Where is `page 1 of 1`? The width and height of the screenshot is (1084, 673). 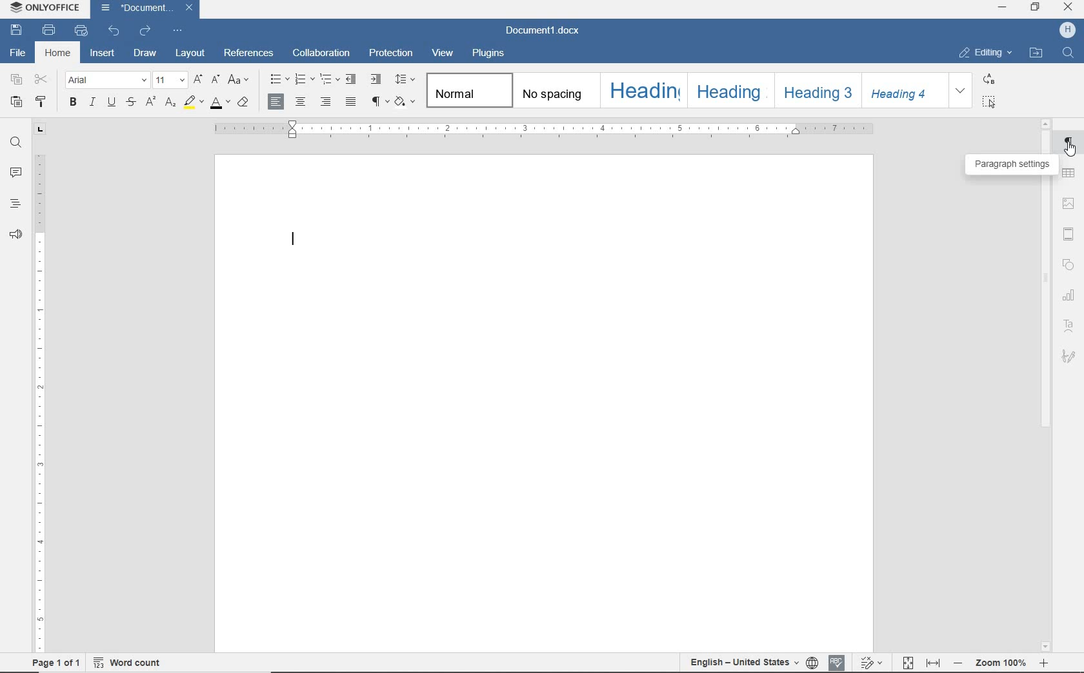
page 1 of 1 is located at coordinates (55, 665).